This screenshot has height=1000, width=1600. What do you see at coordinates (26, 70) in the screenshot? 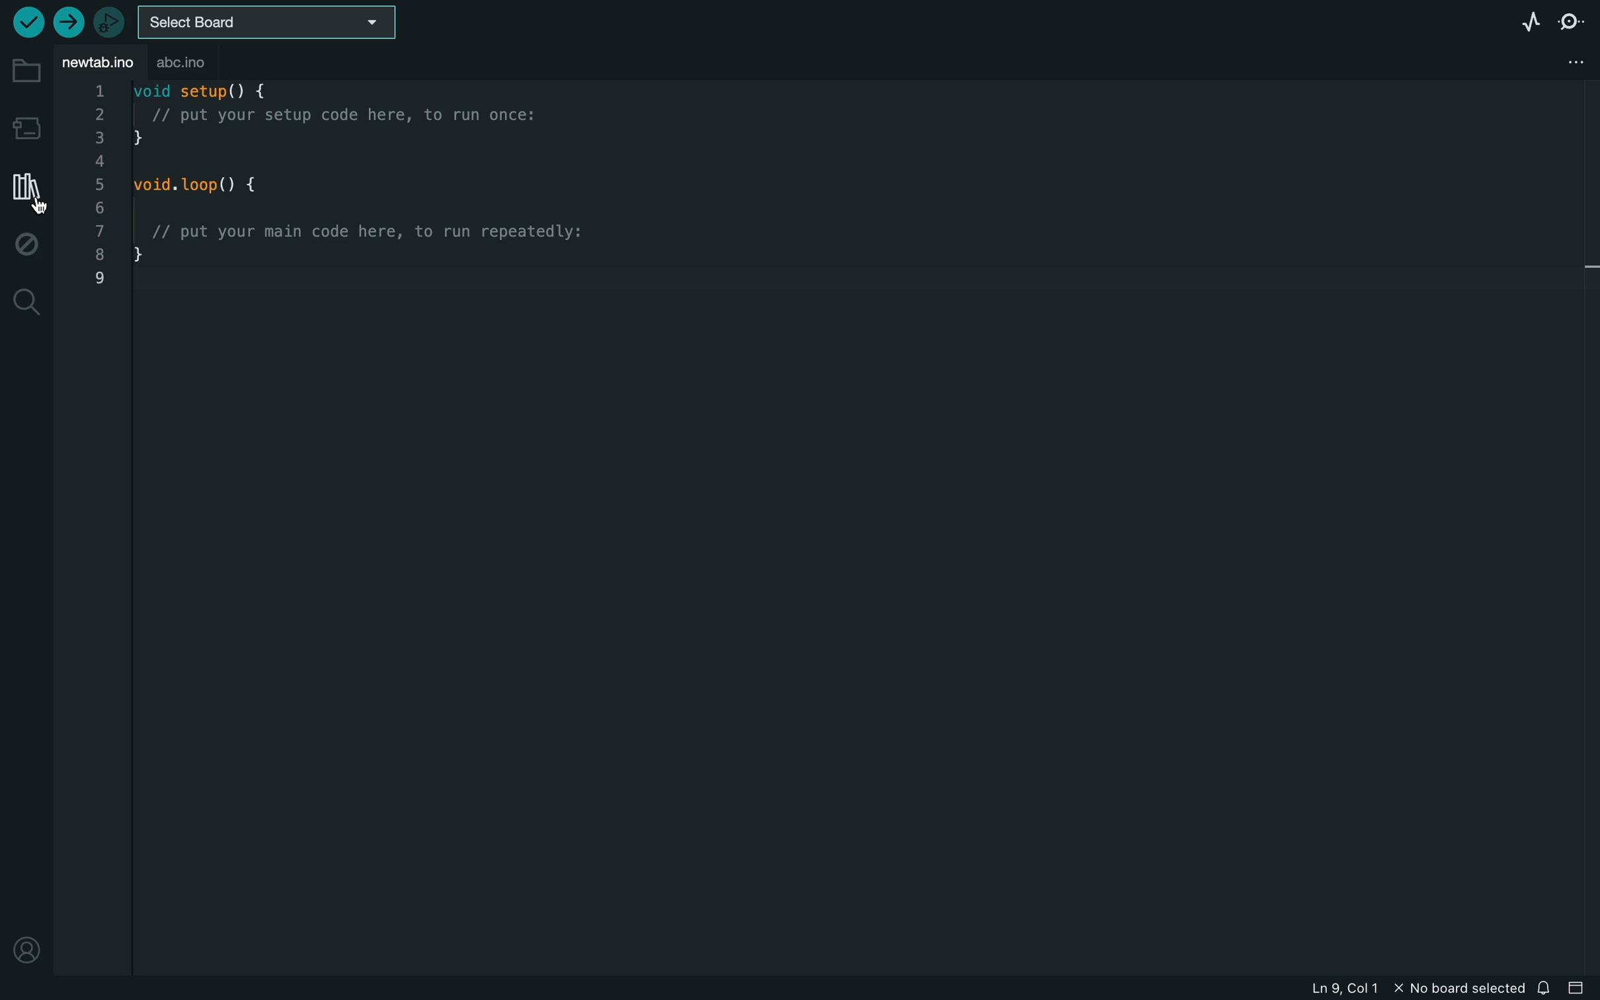
I see `folder` at bounding box center [26, 70].